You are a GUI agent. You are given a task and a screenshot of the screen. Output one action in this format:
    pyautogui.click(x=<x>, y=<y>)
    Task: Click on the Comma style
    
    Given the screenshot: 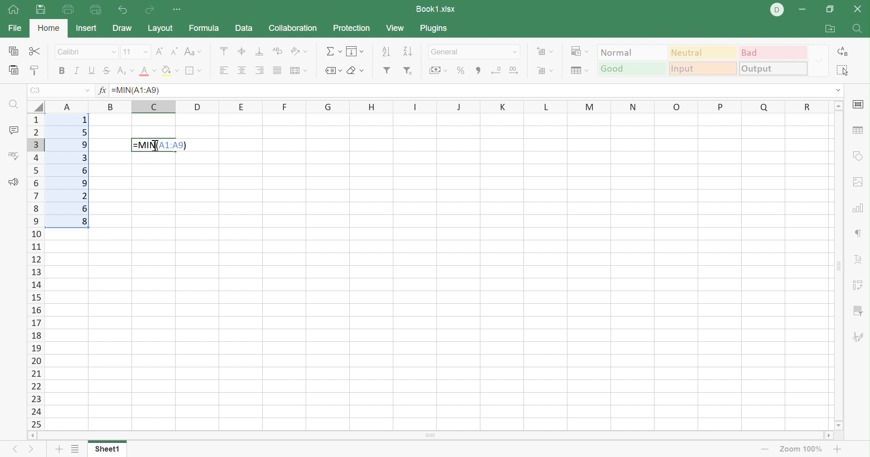 What is the action you would take?
    pyautogui.click(x=478, y=69)
    